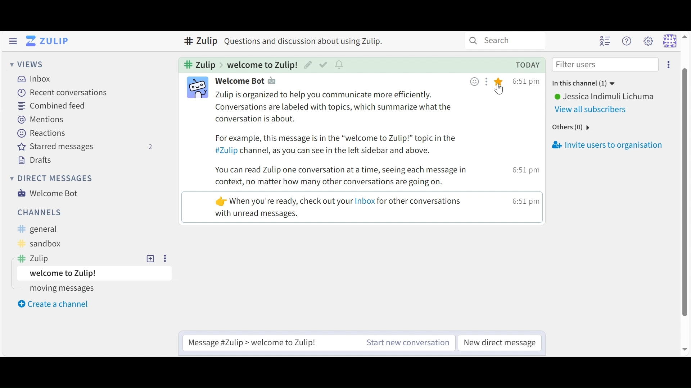 The image size is (691, 388). Describe the element at coordinates (570, 128) in the screenshot. I see `others` at that location.